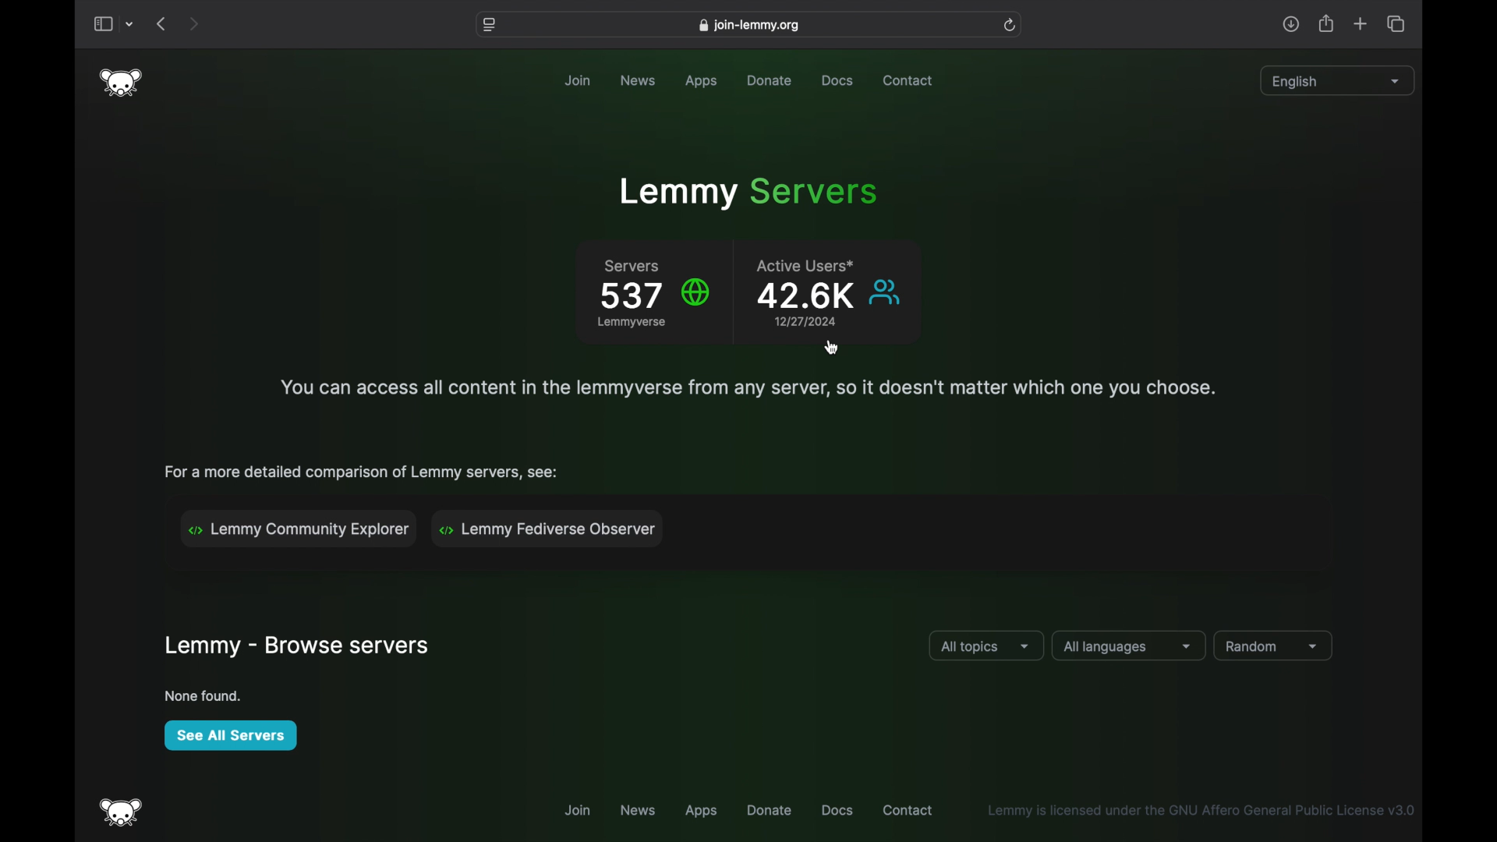 The height and width of the screenshot is (842, 1497). Describe the element at coordinates (748, 27) in the screenshot. I see `web address` at that location.